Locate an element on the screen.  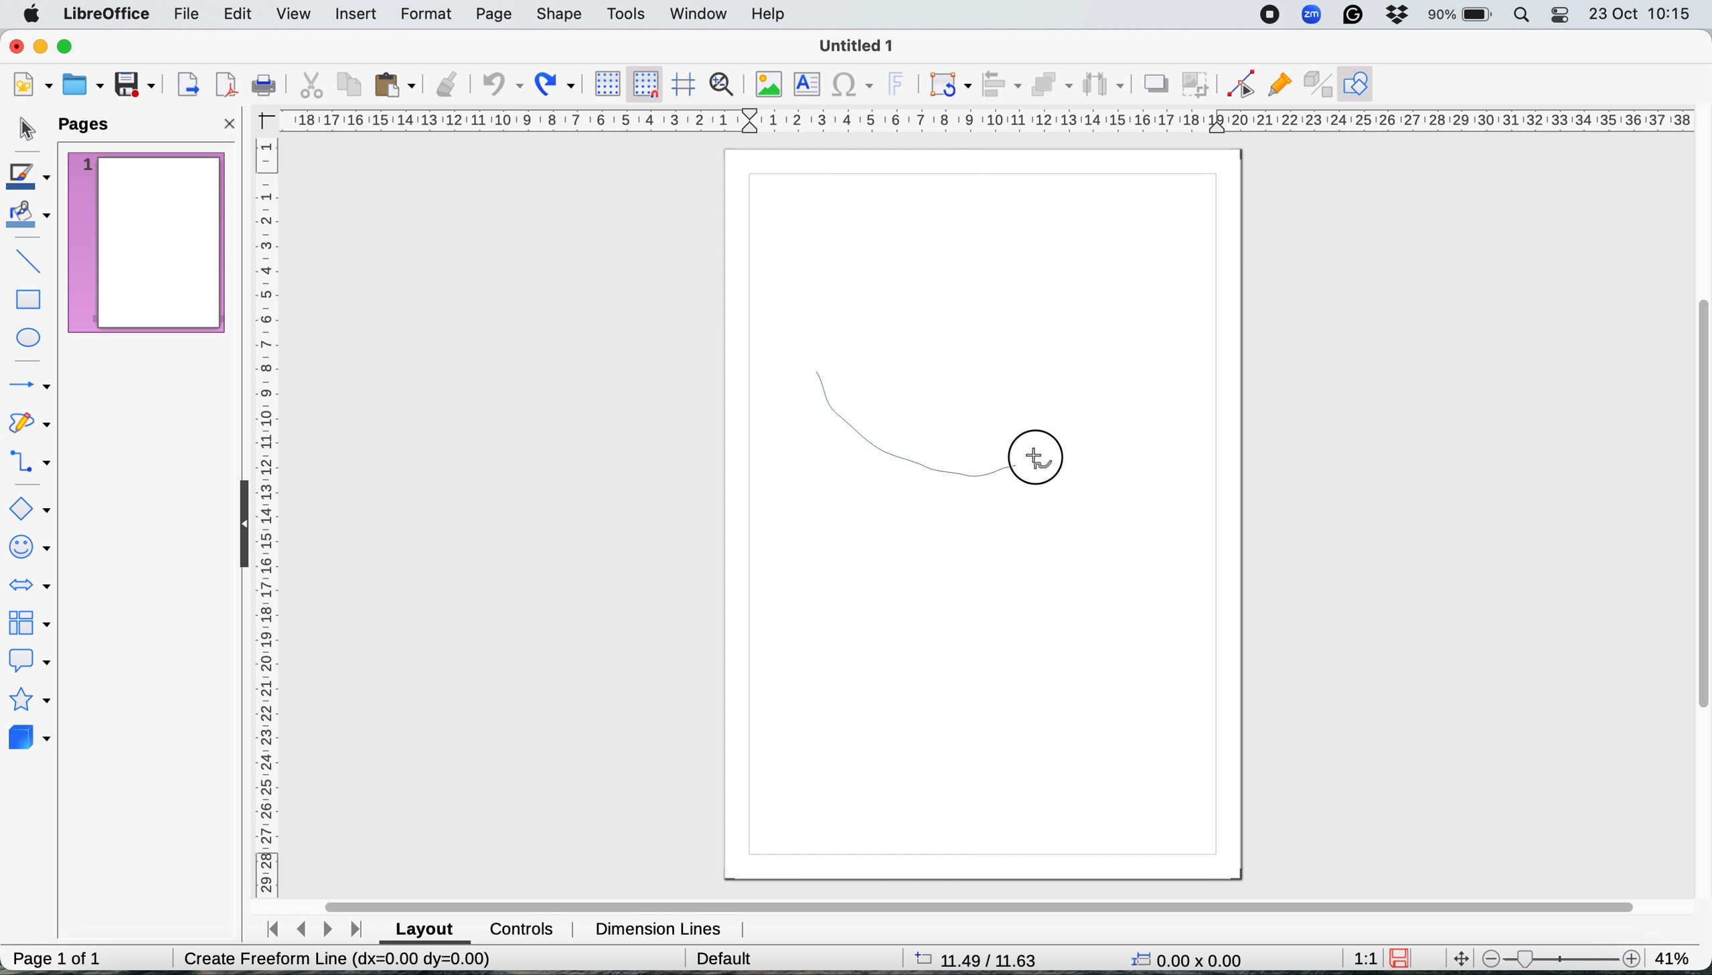
insert text is located at coordinates (810, 84).